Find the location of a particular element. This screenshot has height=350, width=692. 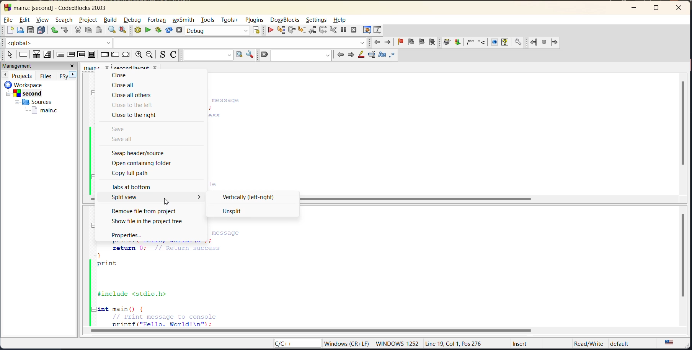

minimize is located at coordinates (635, 8).